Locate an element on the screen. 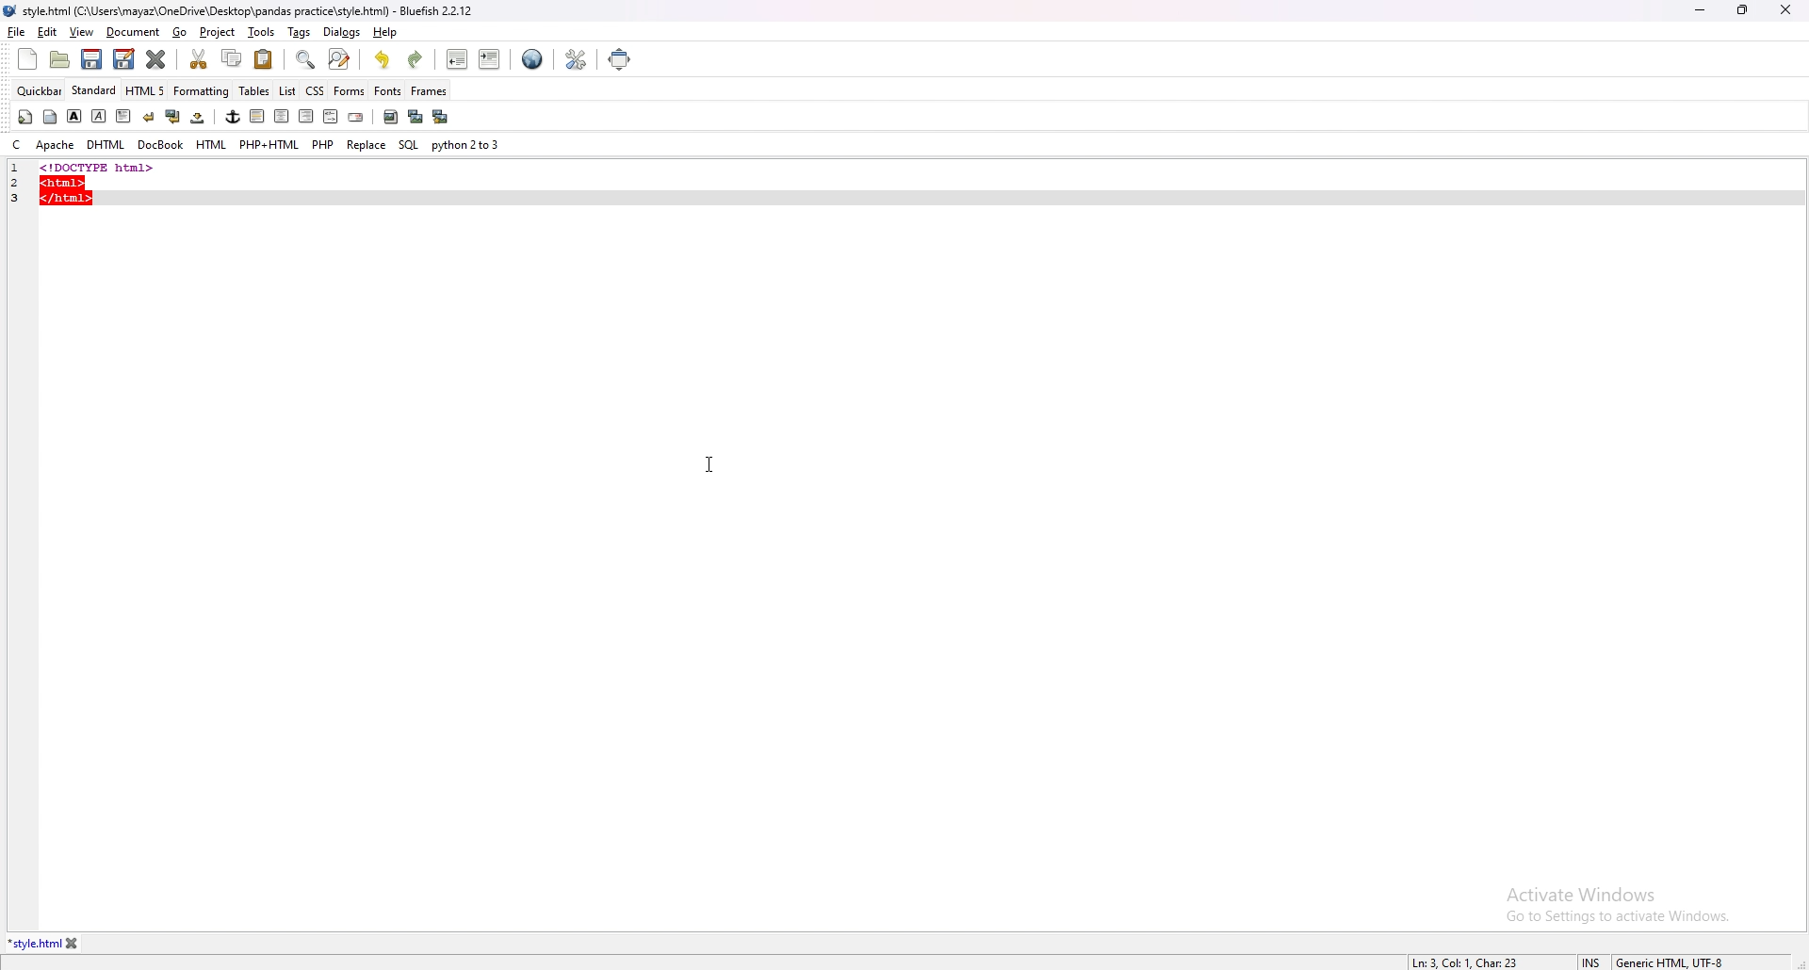 The width and height of the screenshot is (1809, 970). standard is located at coordinates (95, 90).